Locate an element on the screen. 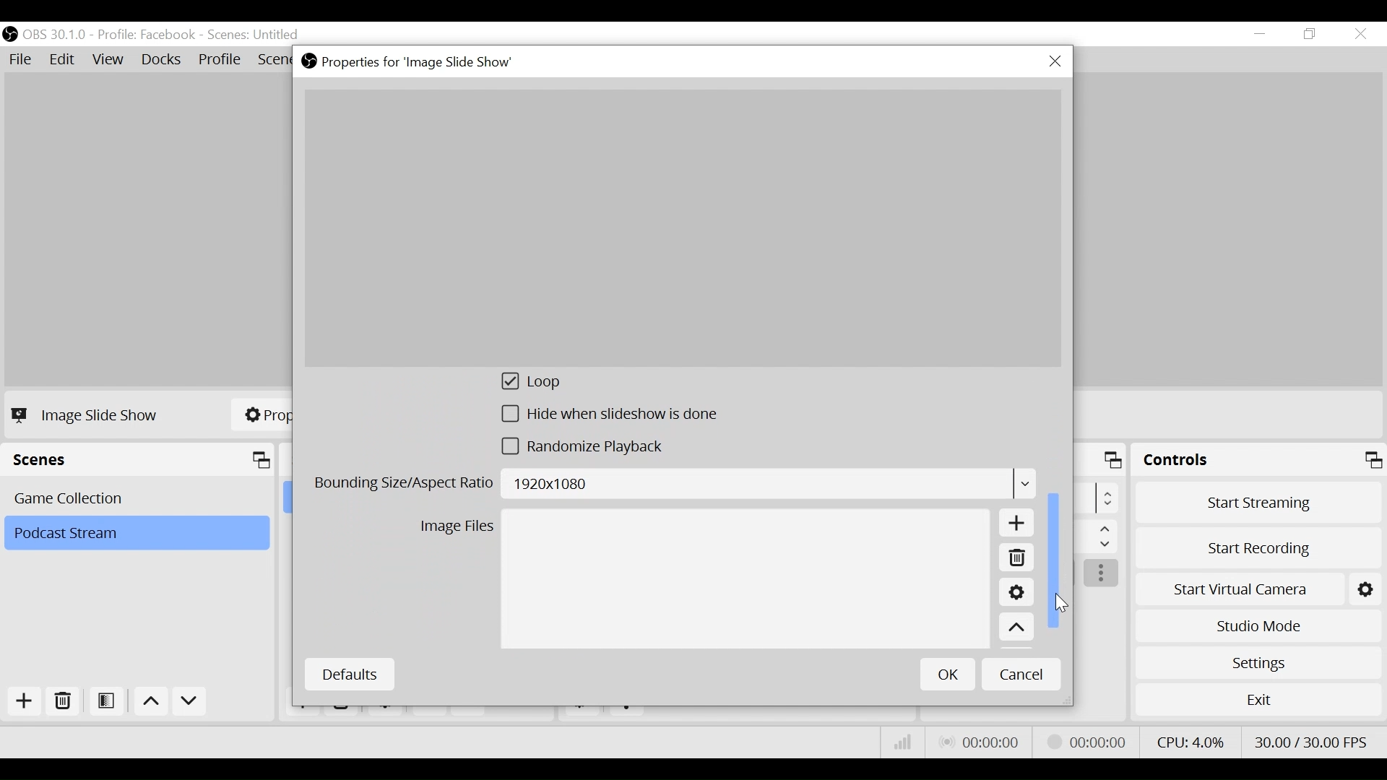 The image size is (1387, 780). Scene is located at coordinates (139, 497).